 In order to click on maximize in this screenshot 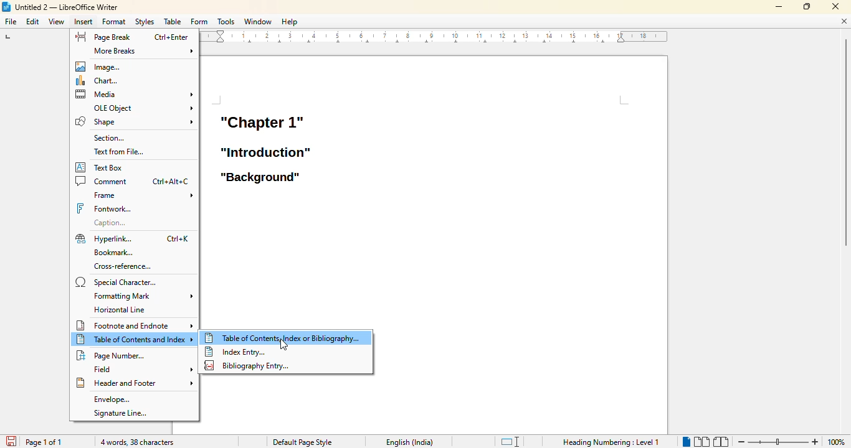, I will do `click(806, 6)`.